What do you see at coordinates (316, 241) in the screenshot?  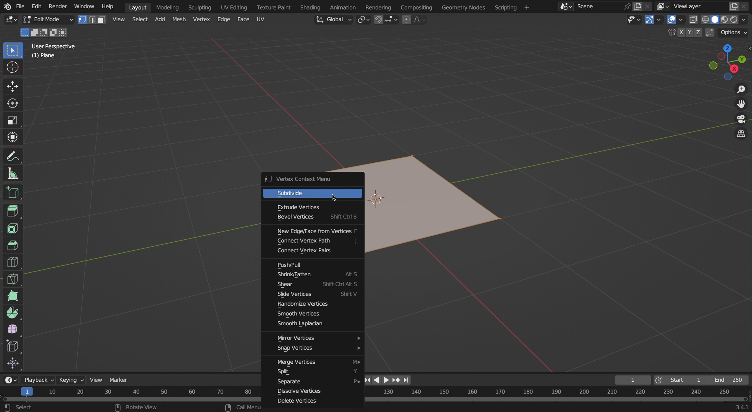 I see `Connect Vertex Path` at bounding box center [316, 241].